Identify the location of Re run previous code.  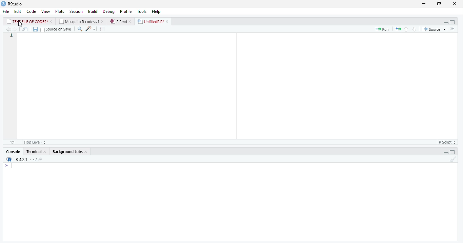
(398, 29).